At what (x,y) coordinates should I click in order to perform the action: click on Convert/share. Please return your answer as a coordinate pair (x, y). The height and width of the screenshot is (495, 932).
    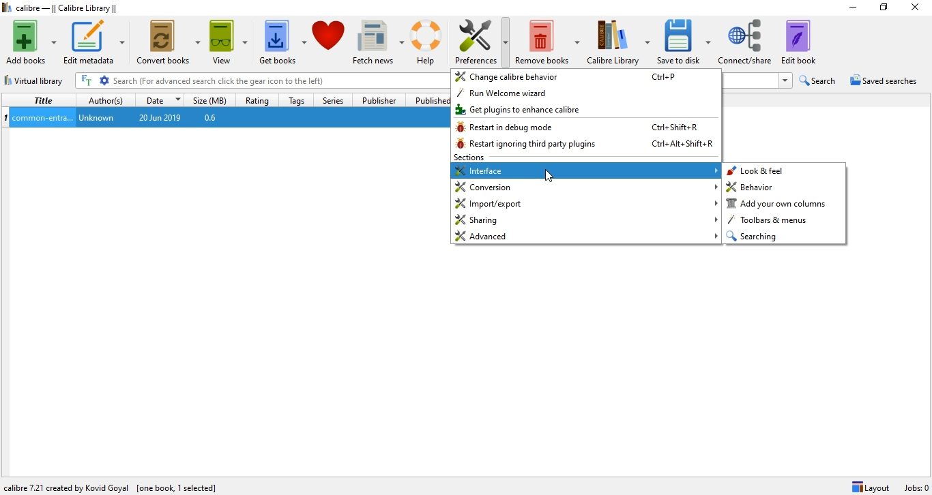
    Looking at the image, I should click on (747, 40).